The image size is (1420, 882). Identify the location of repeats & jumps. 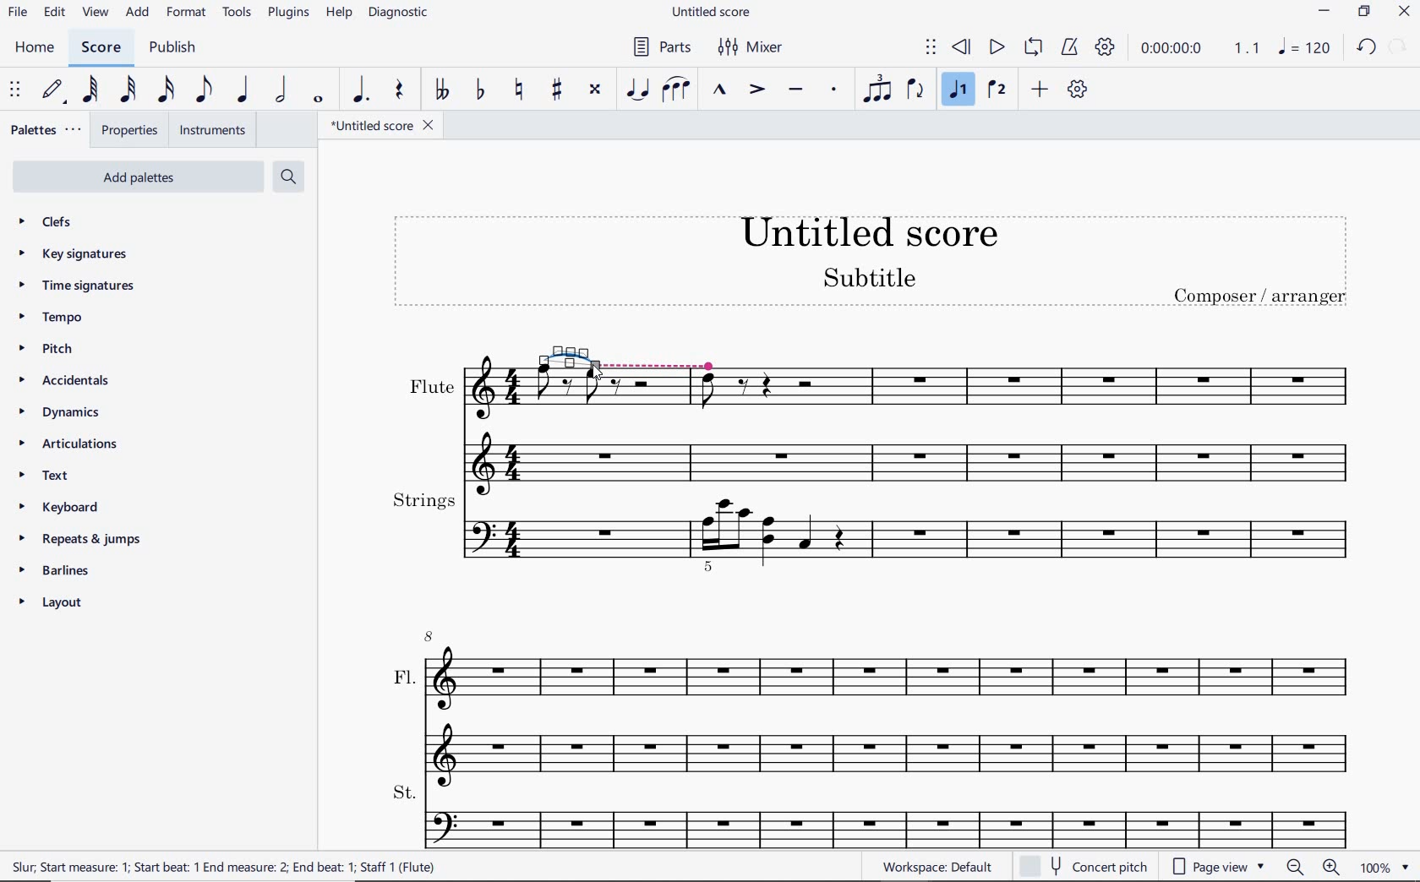
(85, 540).